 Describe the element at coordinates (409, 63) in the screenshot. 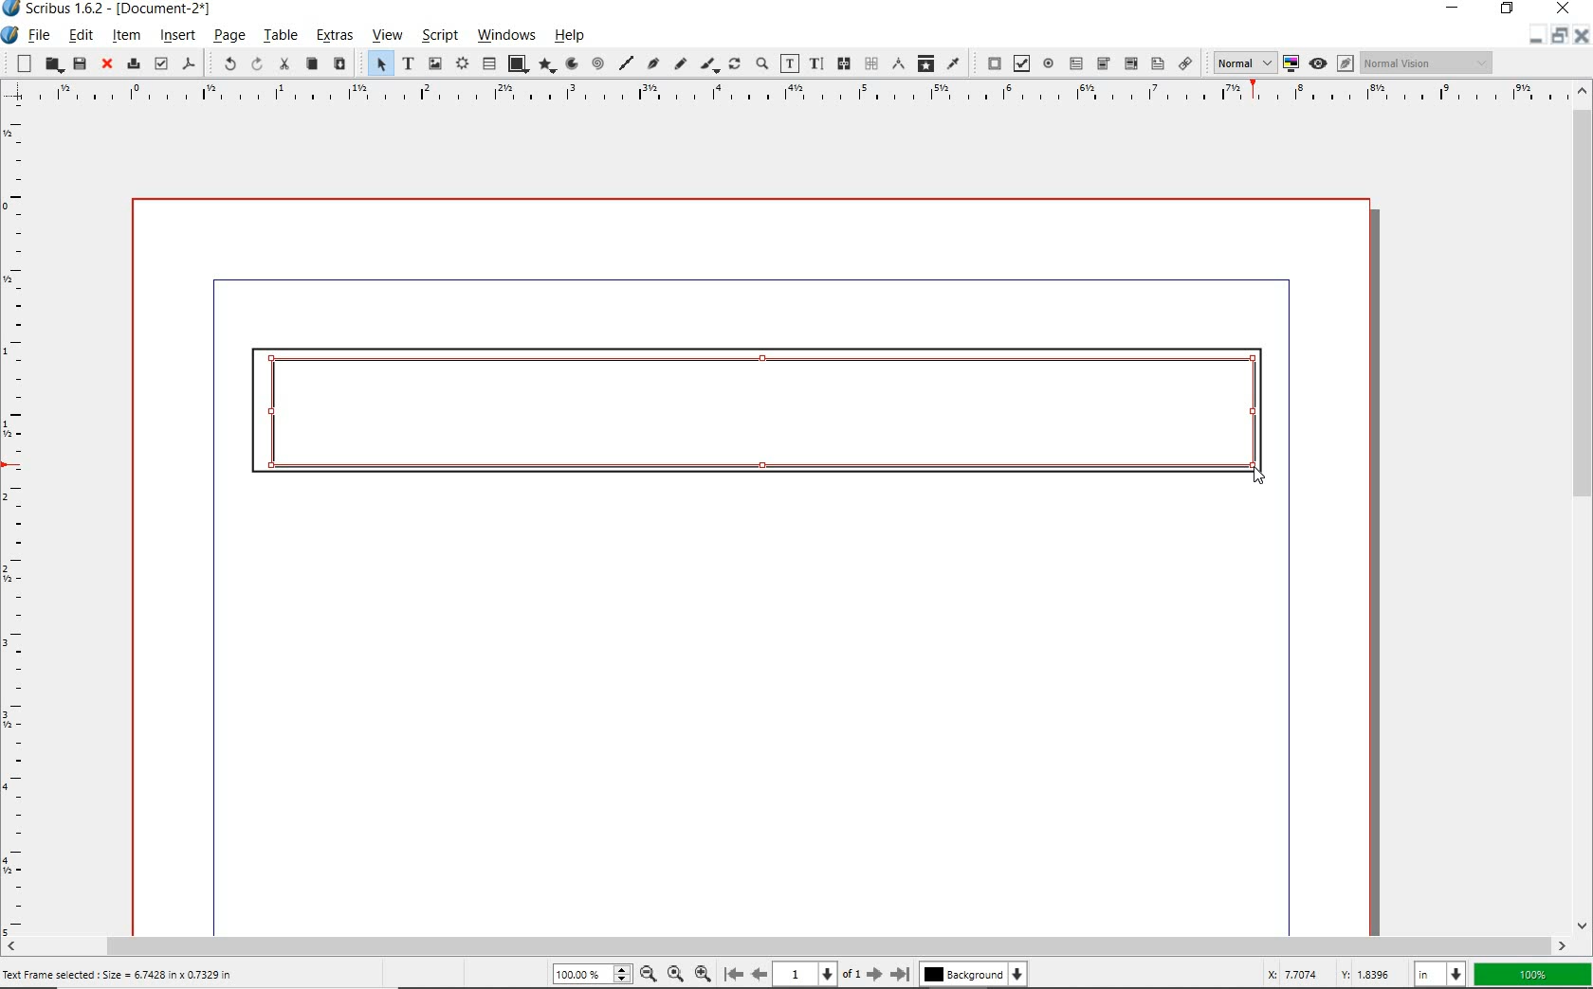

I see `text frame` at that location.